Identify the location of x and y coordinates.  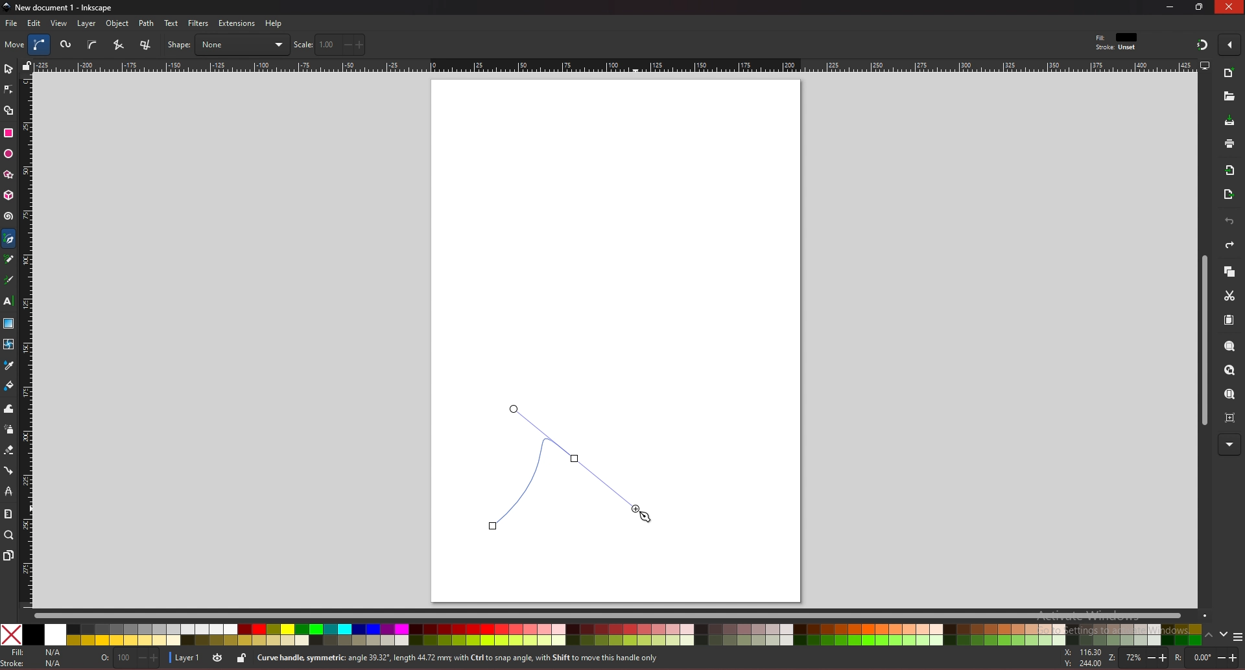
(1082, 658).